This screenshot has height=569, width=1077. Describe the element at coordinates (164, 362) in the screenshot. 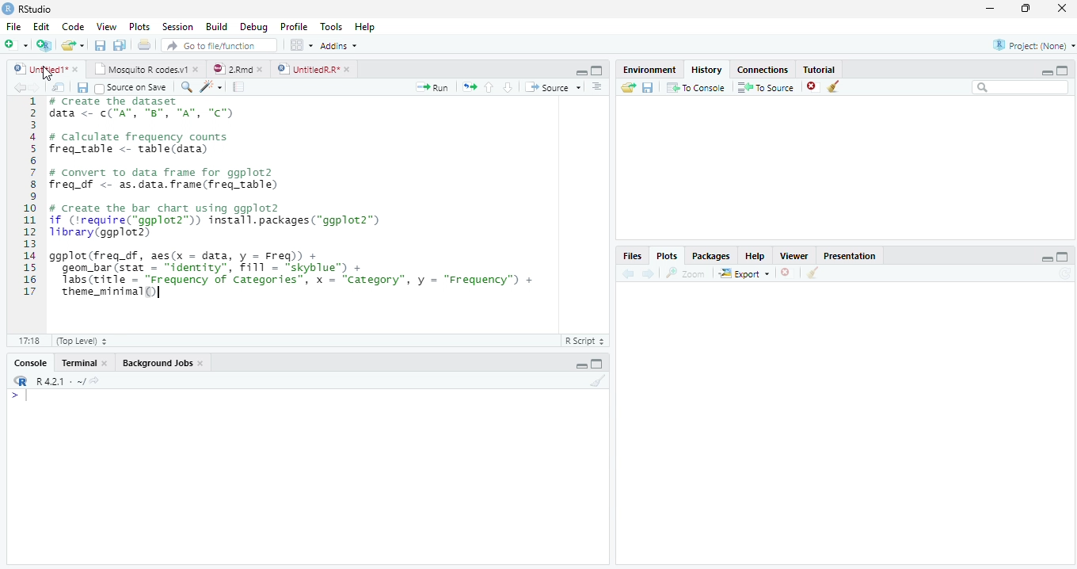

I see `Background Jobs` at that location.